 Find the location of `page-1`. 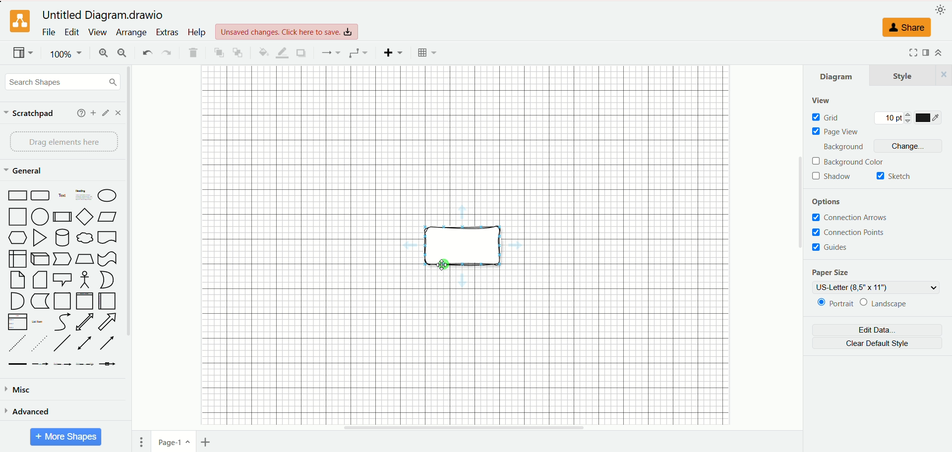

page-1 is located at coordinates (175, 441).